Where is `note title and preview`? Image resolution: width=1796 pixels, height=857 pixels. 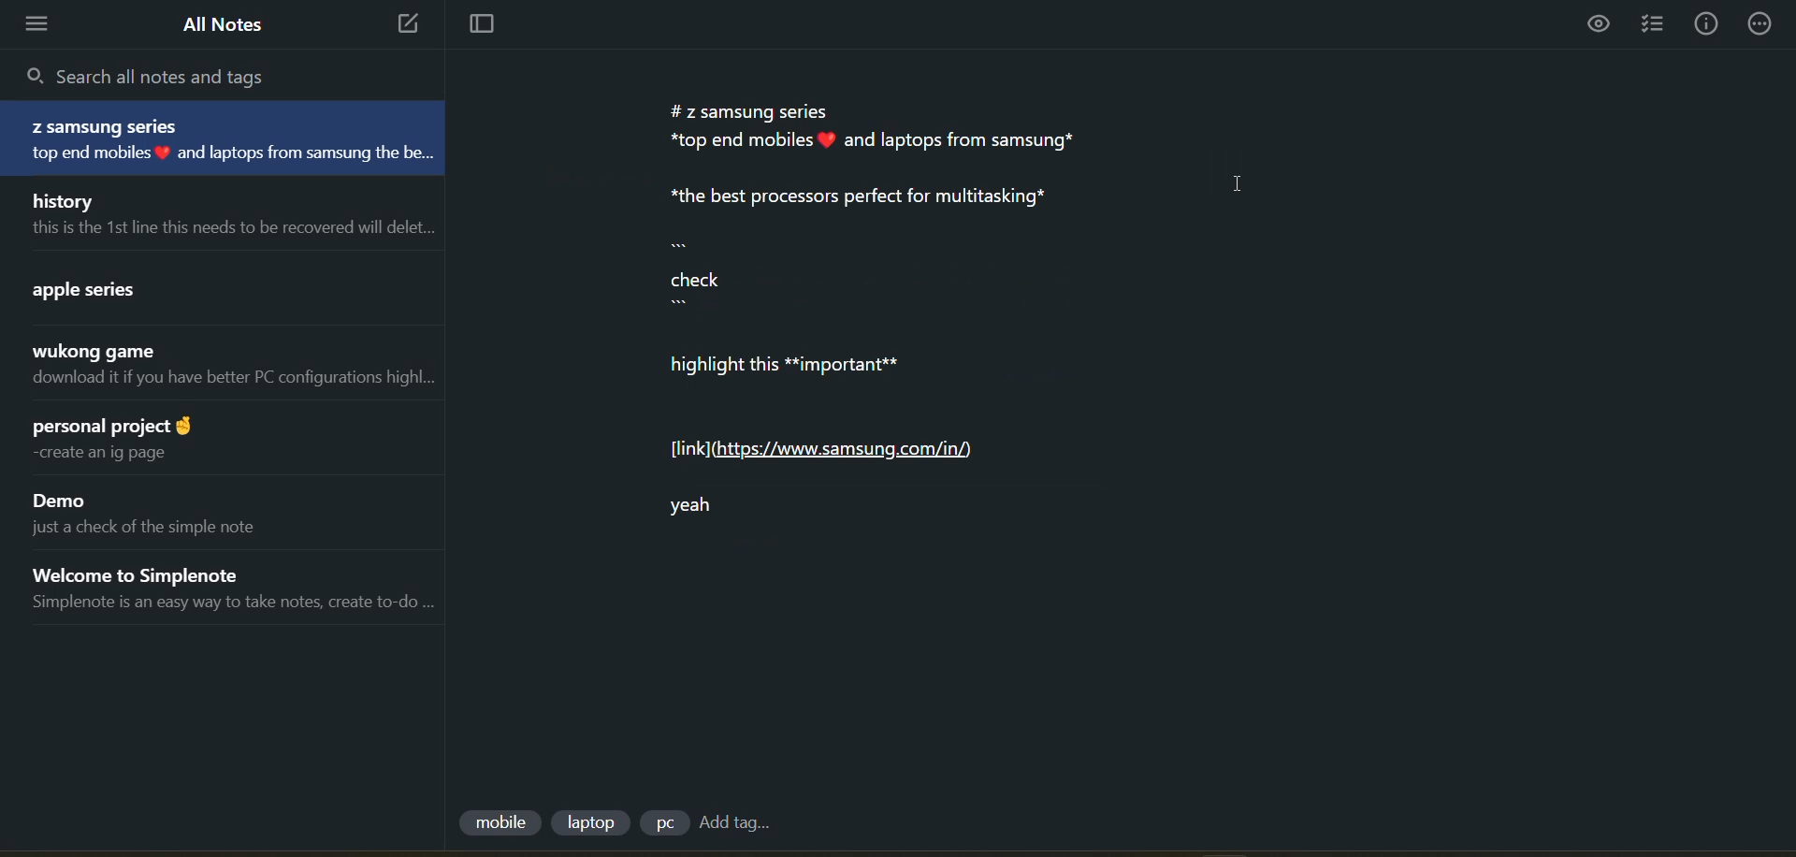 note title and preview is located at coordinates (230, 139).